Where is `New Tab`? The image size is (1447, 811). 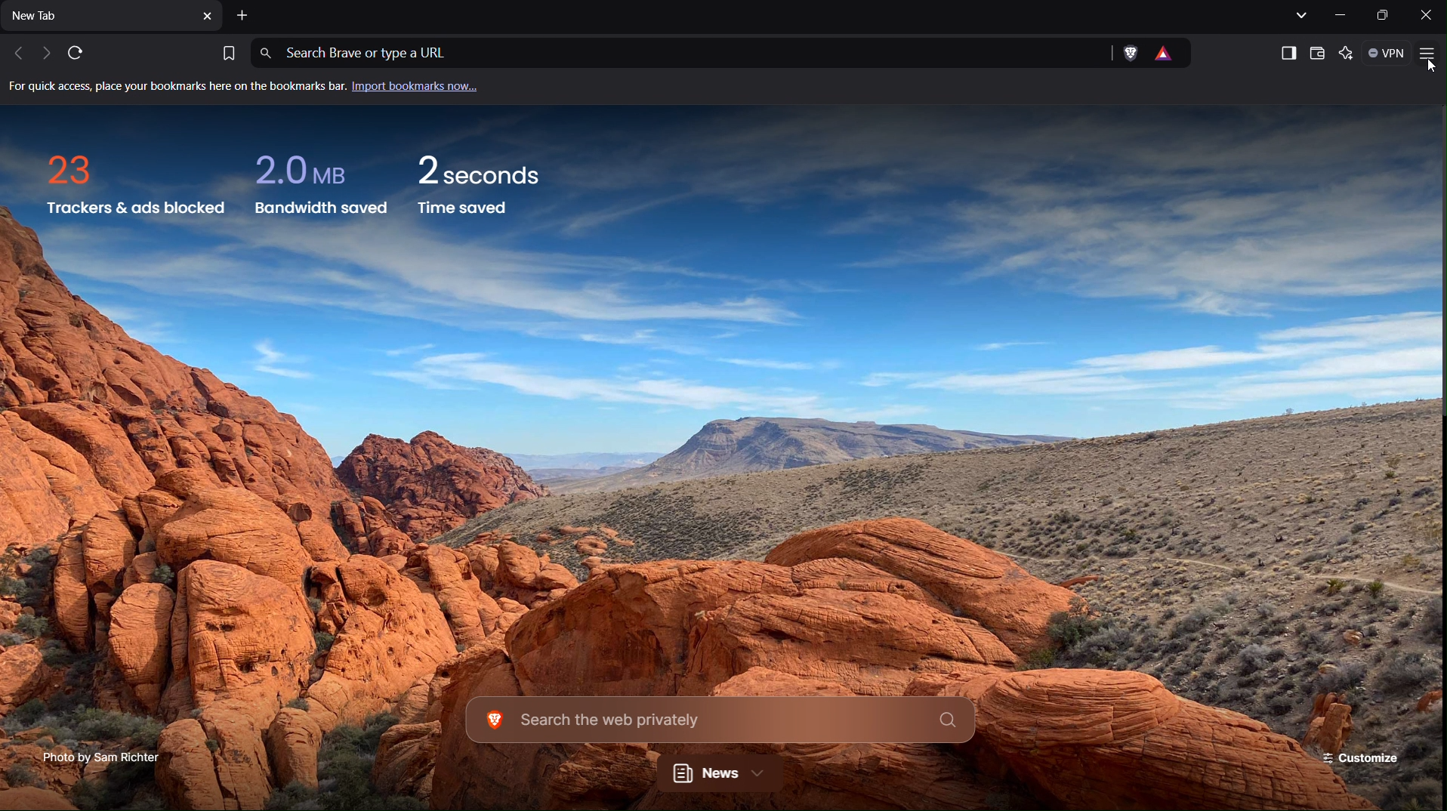
New Tab is located at coordinates (111, 15).